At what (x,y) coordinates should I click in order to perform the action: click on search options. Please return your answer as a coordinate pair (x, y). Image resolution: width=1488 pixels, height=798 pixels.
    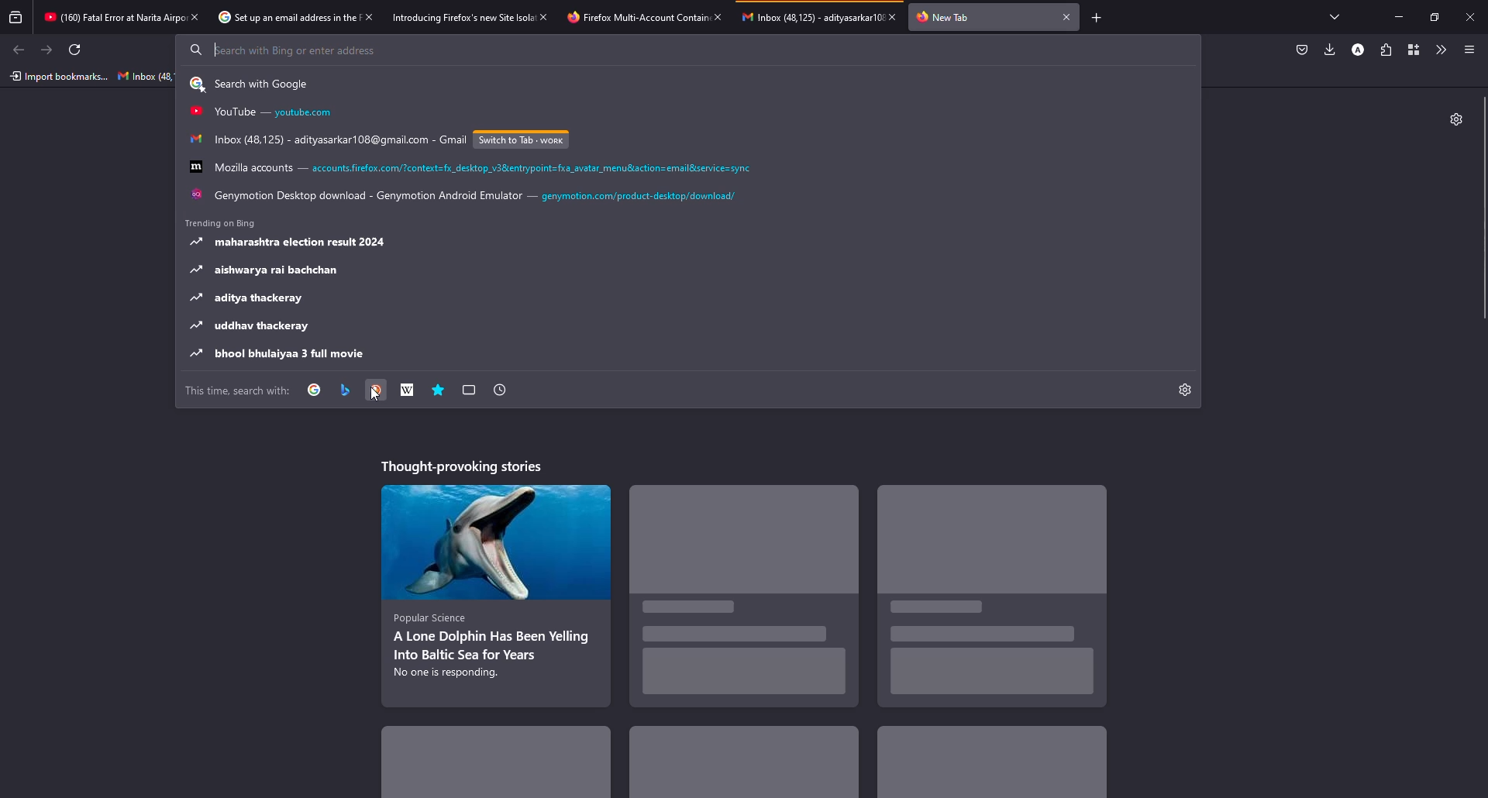
    Looking at the image, I should click on (249, 299).